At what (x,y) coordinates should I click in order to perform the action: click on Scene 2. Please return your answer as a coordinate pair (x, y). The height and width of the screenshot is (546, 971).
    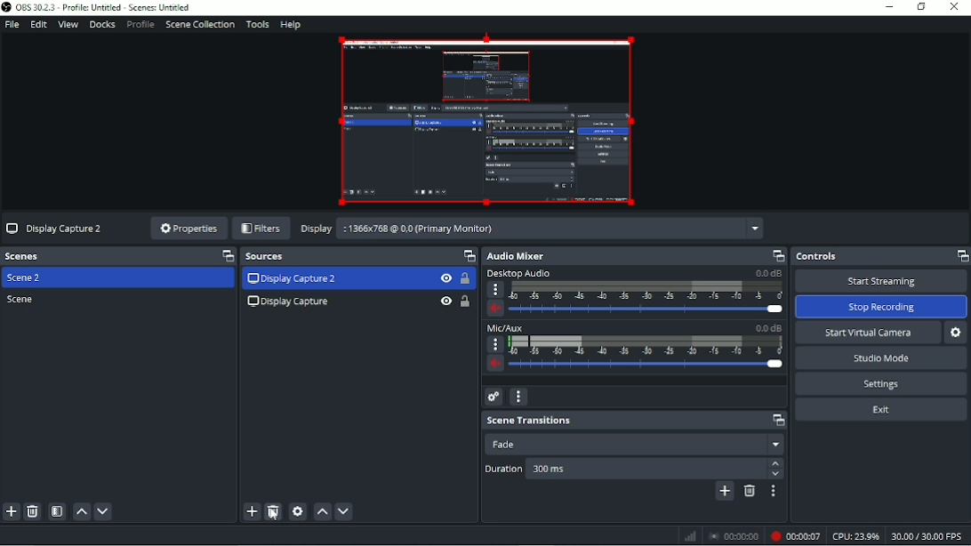
    Looking at the image, I should click on (28, 278).